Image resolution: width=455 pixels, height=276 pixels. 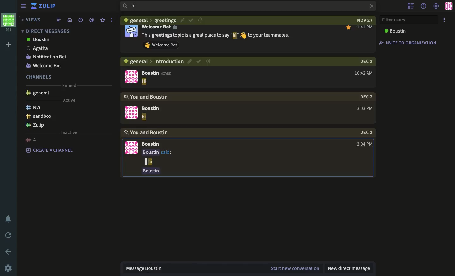 I want to click on options, so click(x=445, y=20).